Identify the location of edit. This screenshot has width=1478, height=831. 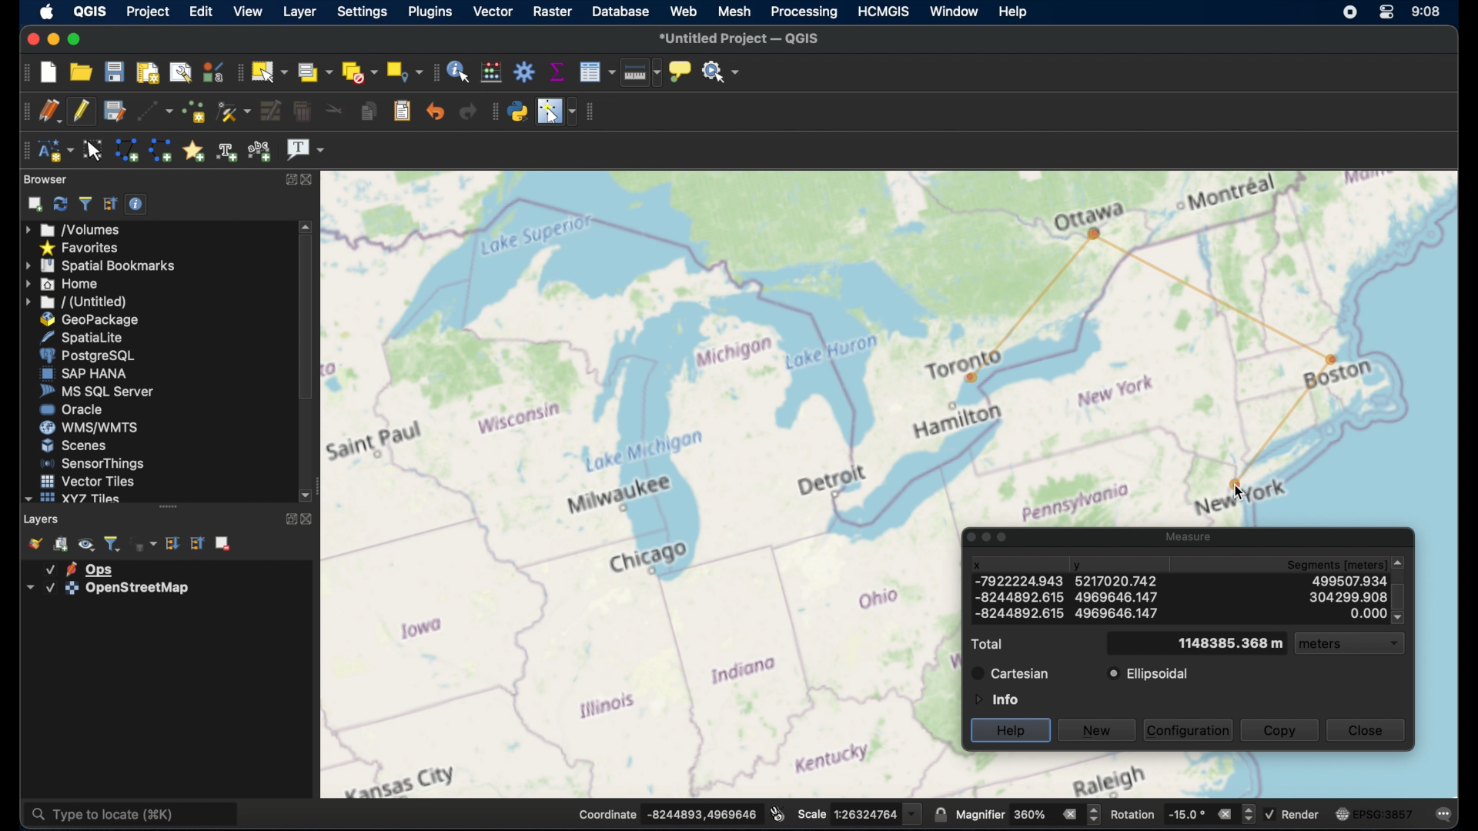
(200, 12).